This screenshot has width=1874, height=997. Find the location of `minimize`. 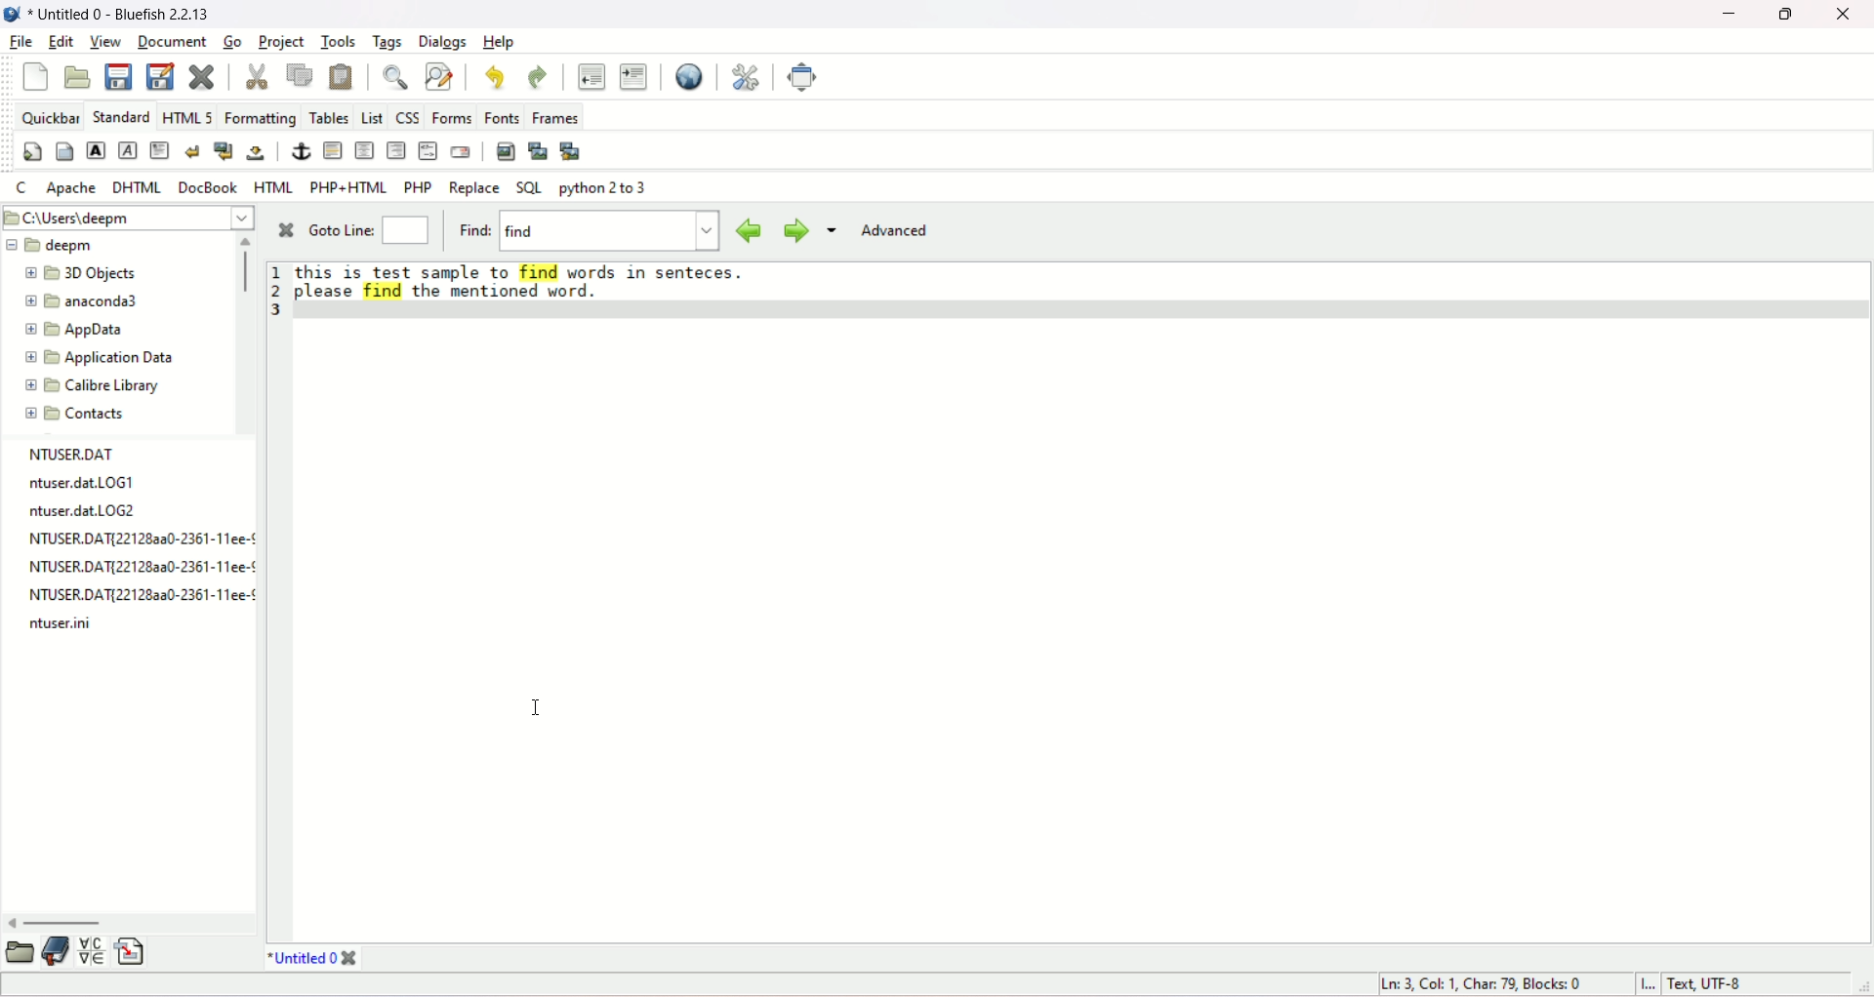

minimize is located at coordinates (1731, 13).